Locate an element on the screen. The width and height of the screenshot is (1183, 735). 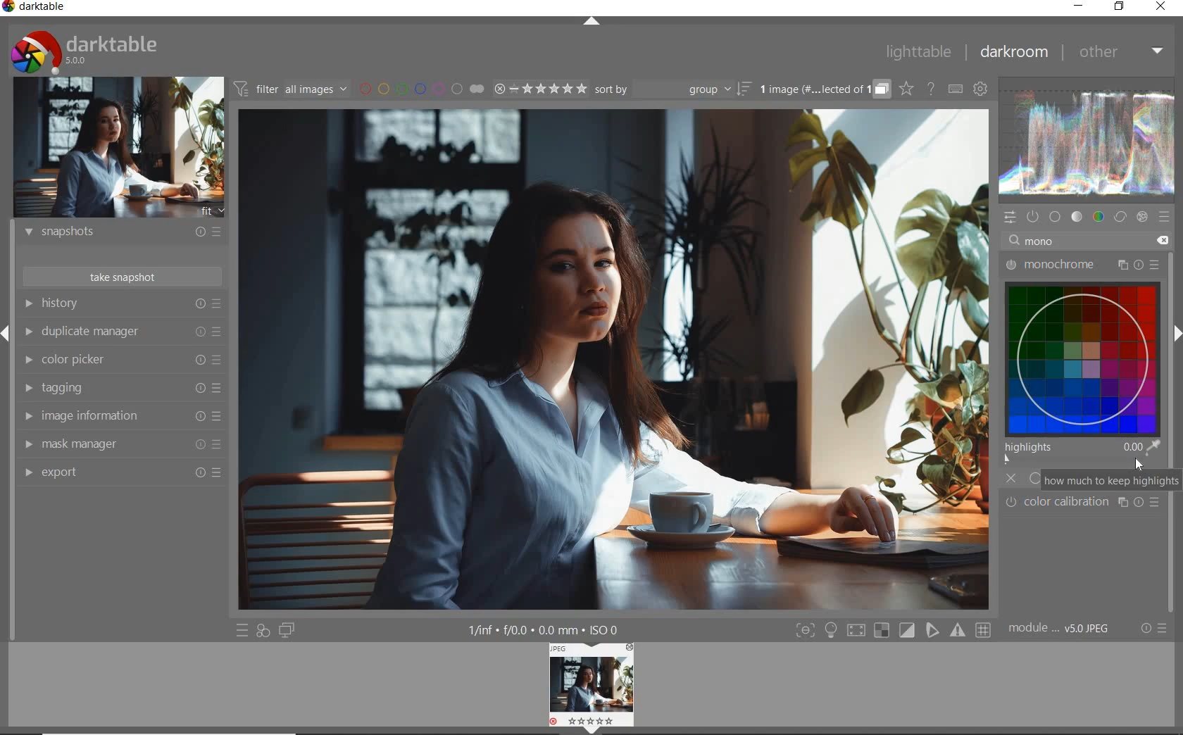
virtual color map is located at coordinates (1081, 356).